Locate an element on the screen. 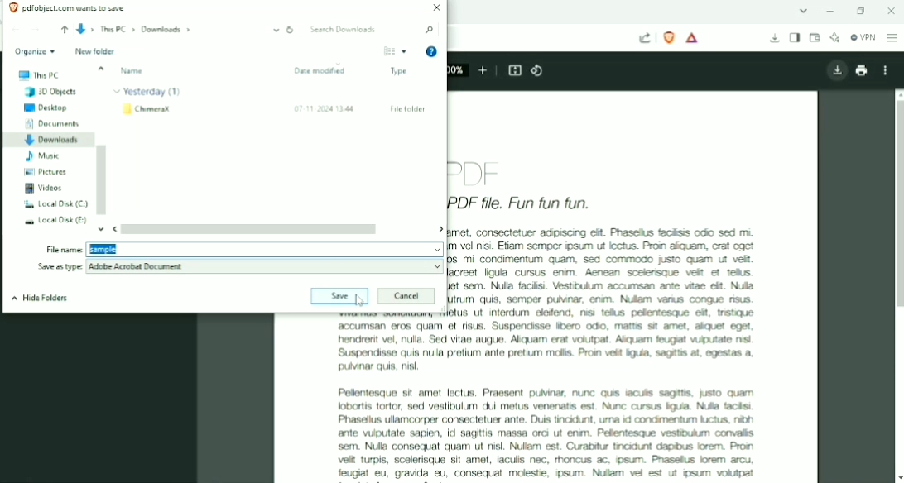 The image size is (904, 483). Local Disk (C:) is located at coordinates (54, 203).